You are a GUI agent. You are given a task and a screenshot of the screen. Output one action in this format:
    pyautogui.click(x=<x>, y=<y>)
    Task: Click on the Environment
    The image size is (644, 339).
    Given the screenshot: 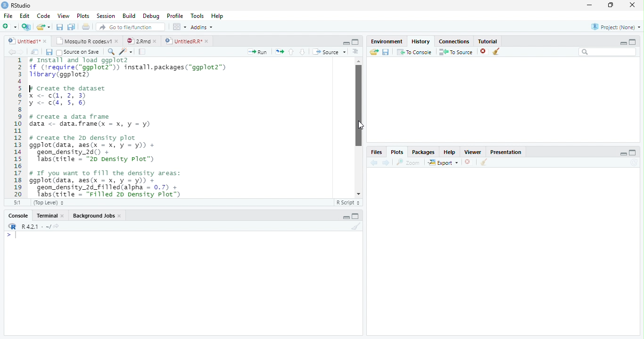 What is the action you would take?
    pyautogui.click(x=386, y=41)
    